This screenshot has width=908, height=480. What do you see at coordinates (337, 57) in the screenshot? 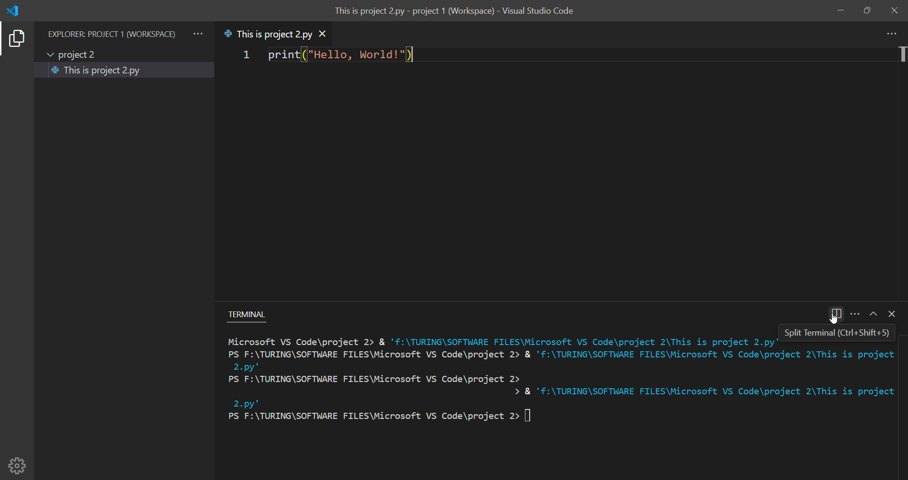
I see `print|("Hello, World!")` at bounding box center [337, 57].